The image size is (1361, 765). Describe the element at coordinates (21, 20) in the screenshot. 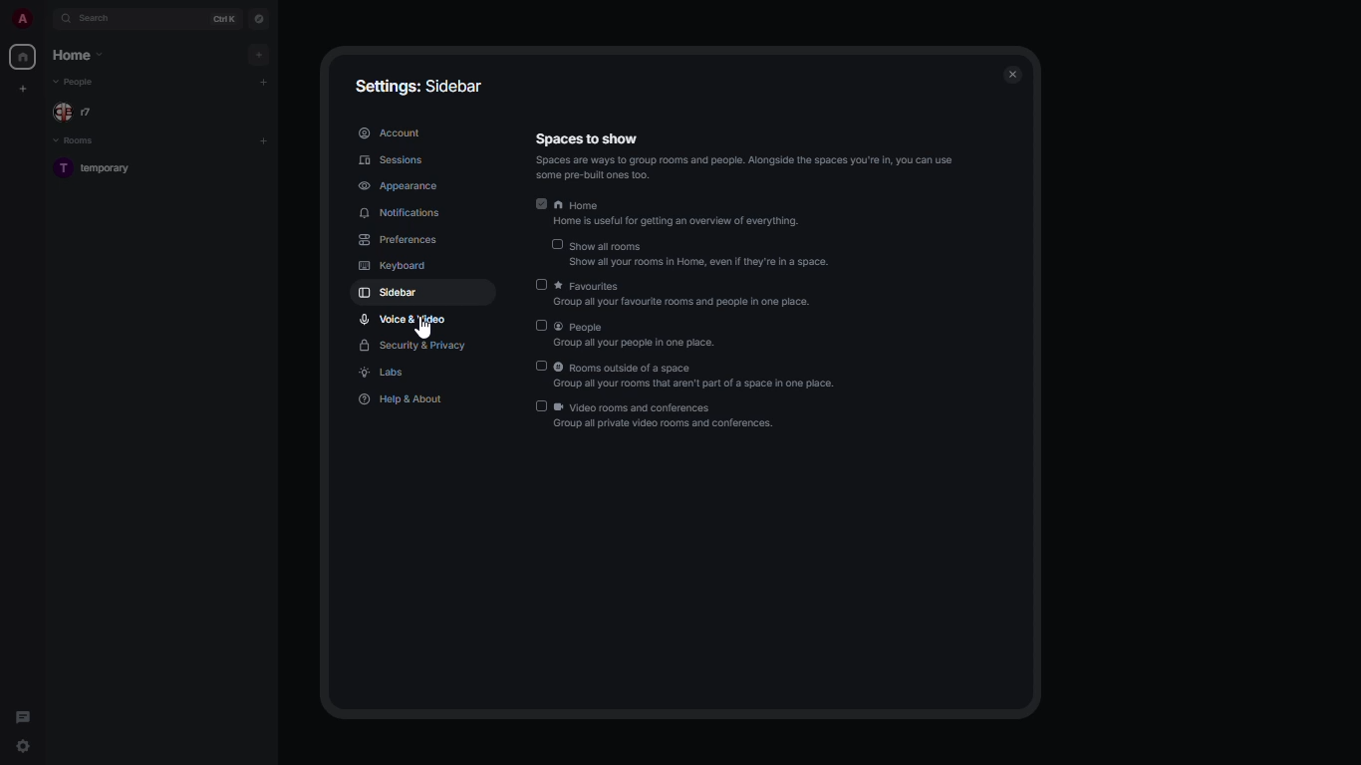

I see `profile` at that location.